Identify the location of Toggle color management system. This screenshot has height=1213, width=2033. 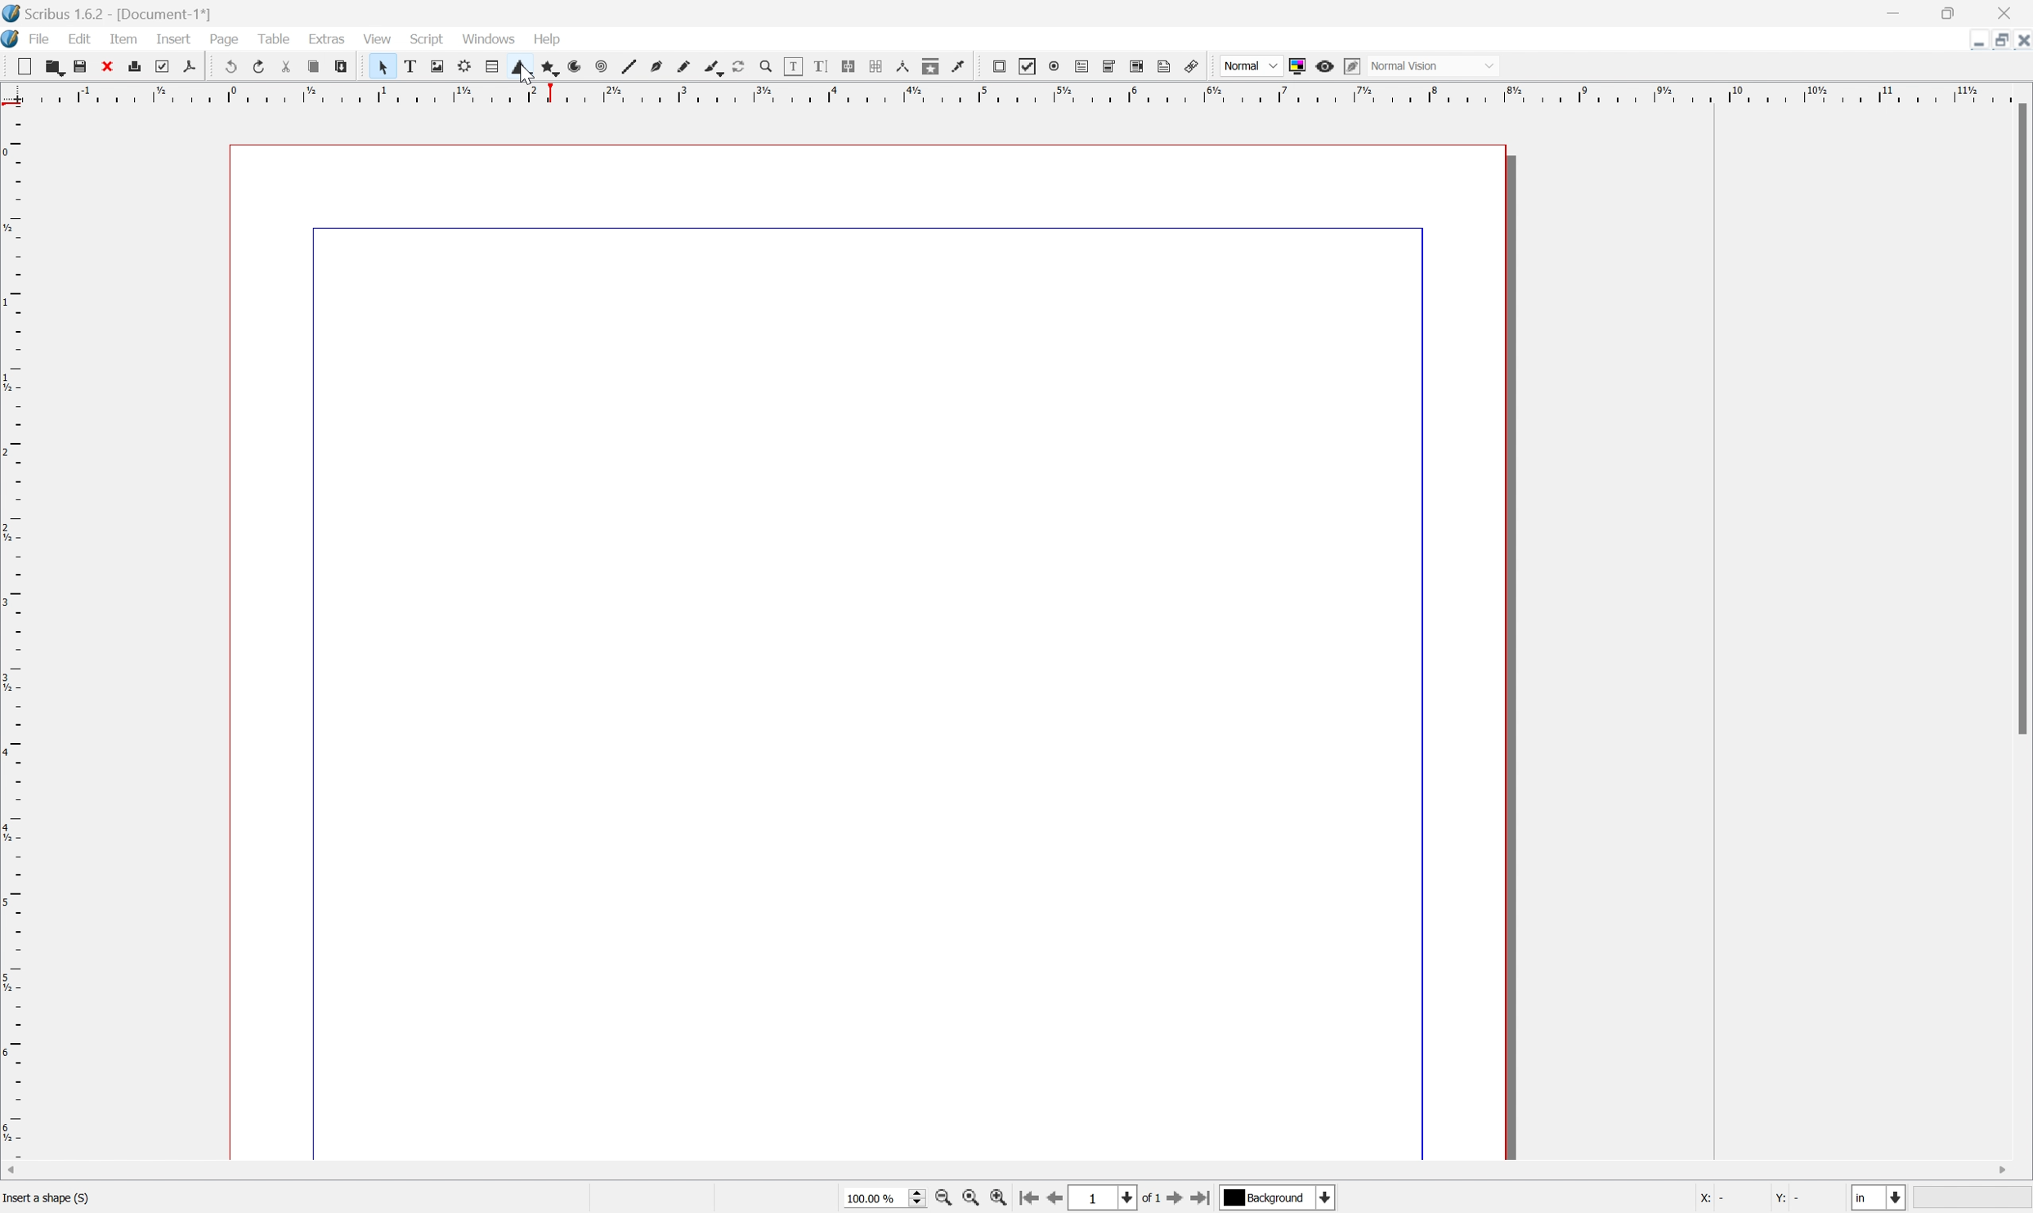
(1297, 67).